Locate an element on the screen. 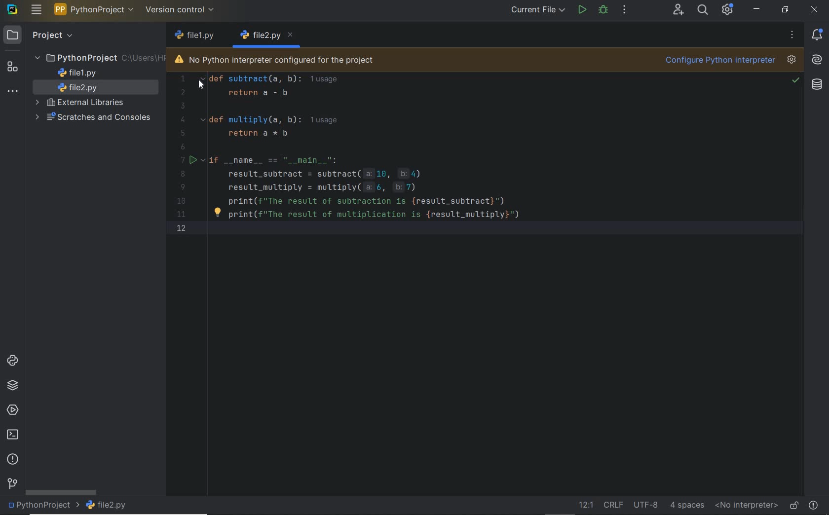  more options is located at coordinates (791, 35).